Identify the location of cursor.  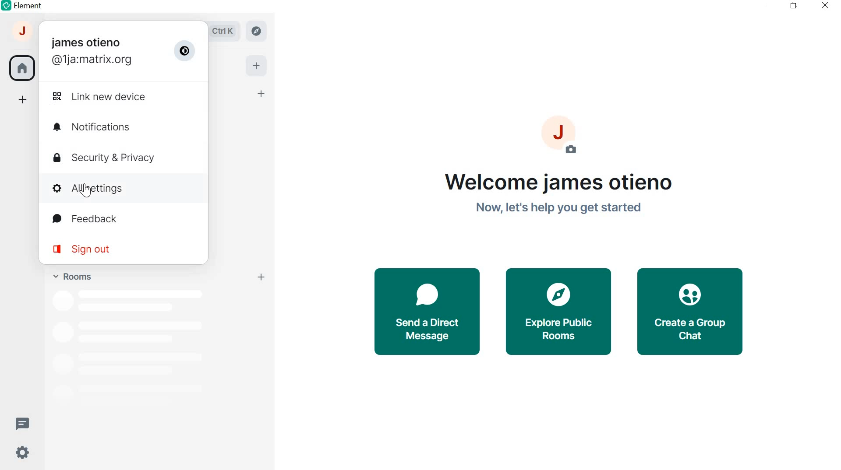
(86, 191).